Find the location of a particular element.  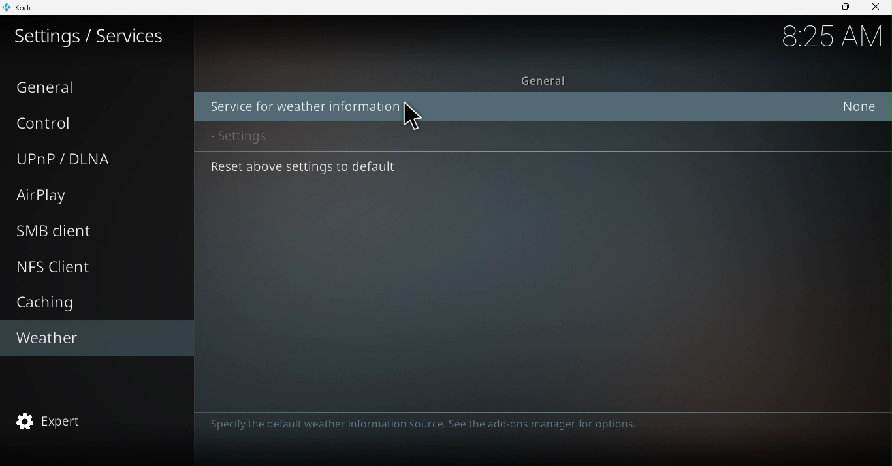

SMB client is located at coordinates (101, 231).